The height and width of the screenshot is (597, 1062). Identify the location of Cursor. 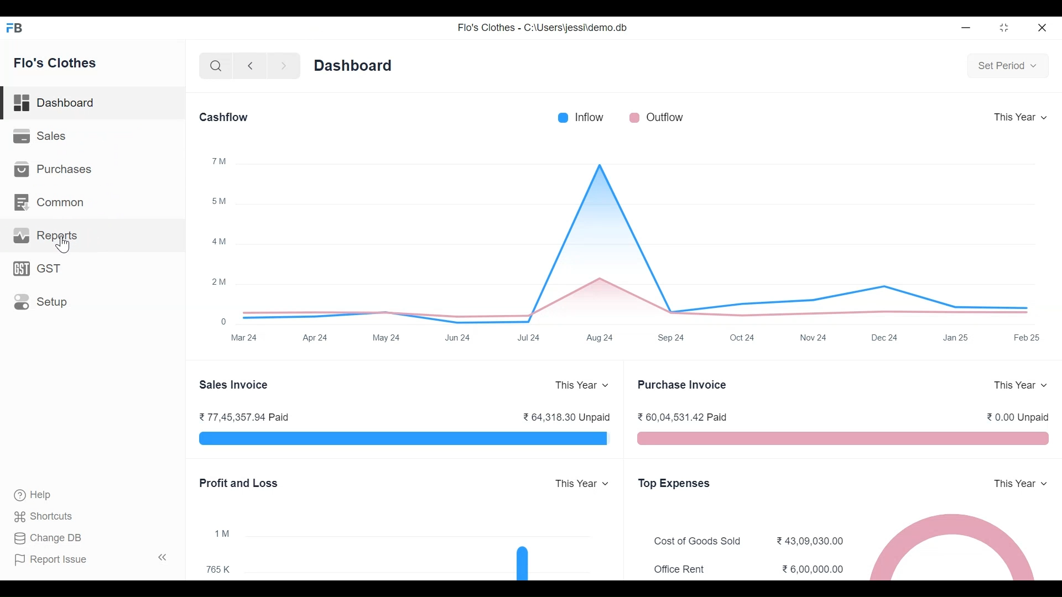
(64, 244).